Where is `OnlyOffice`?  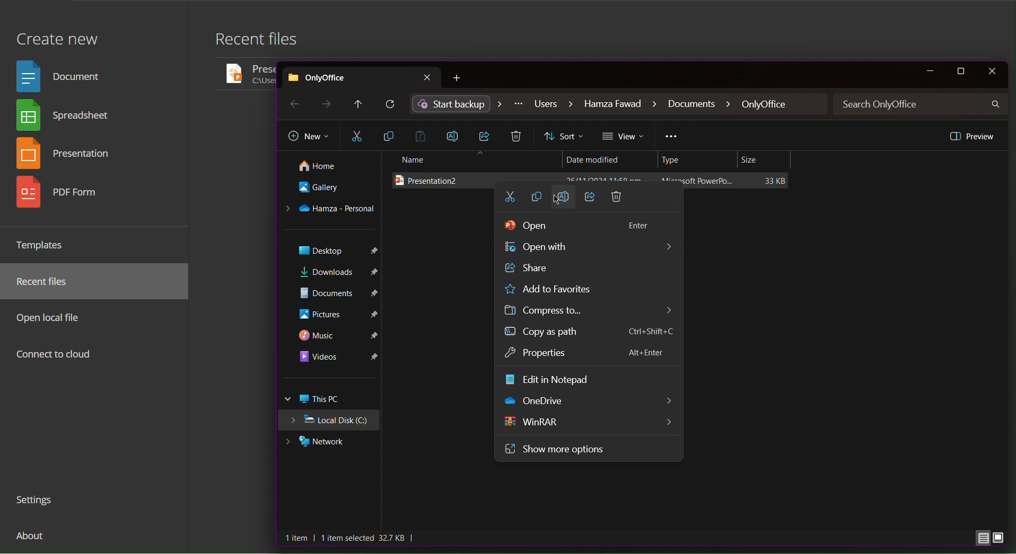
OnlyOffice is located at coordinates (362, 76).